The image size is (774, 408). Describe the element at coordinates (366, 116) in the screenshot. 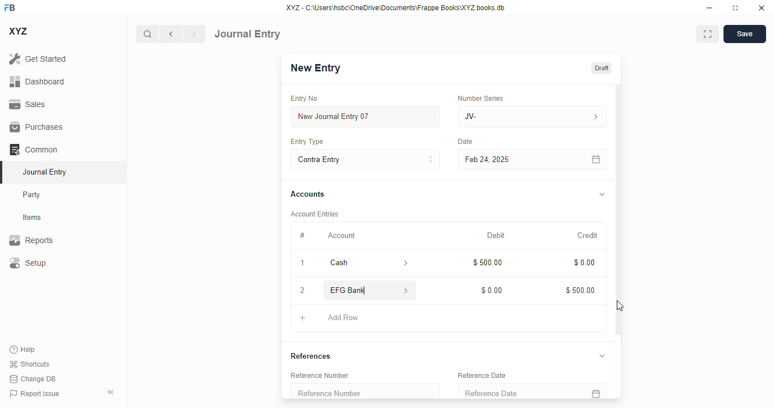

I see `new journal entry 07` at that location.